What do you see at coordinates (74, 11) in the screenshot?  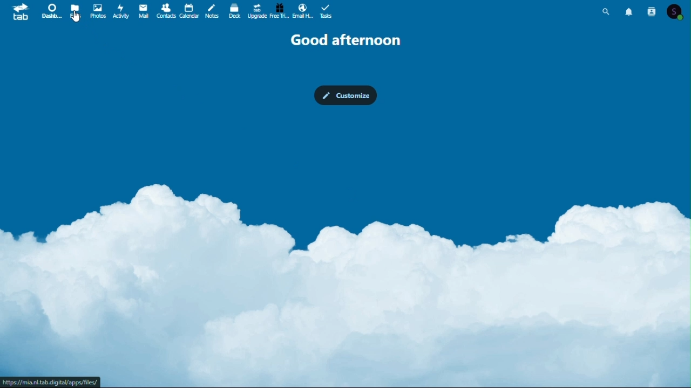 I see `files` at bounding box center [74, 11].